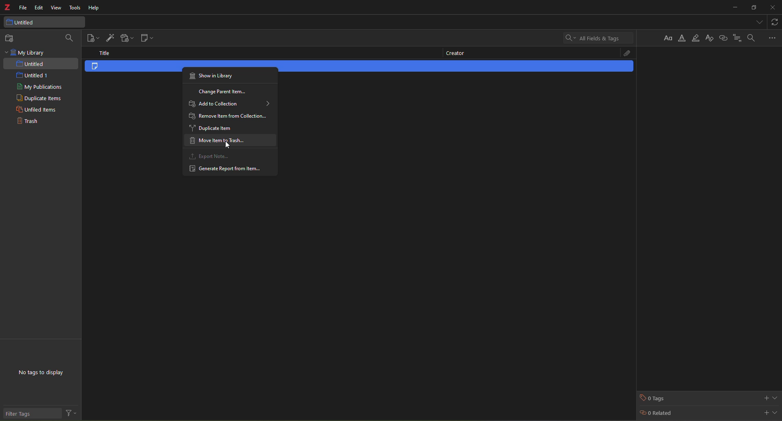  I want to click on export note, so click(211, 156).